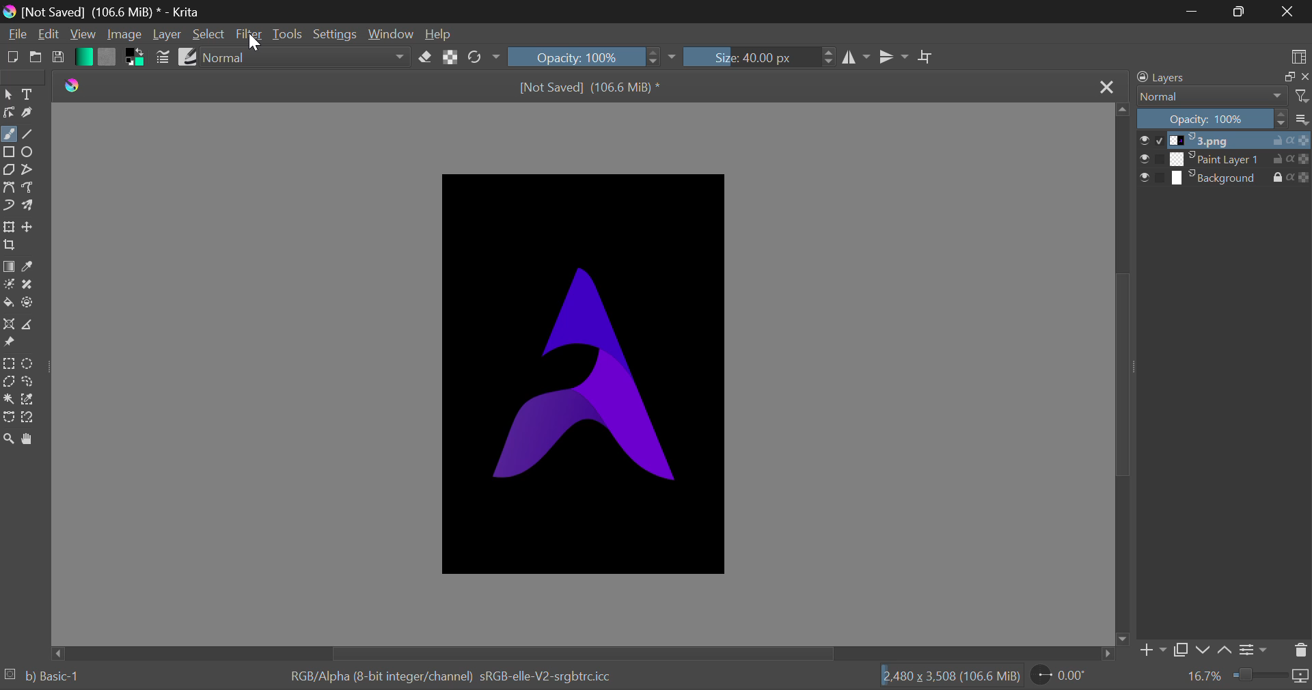  Describe the element at coordinates (9, 113) in the screenshot. I see `Edit Shapes` at that location.